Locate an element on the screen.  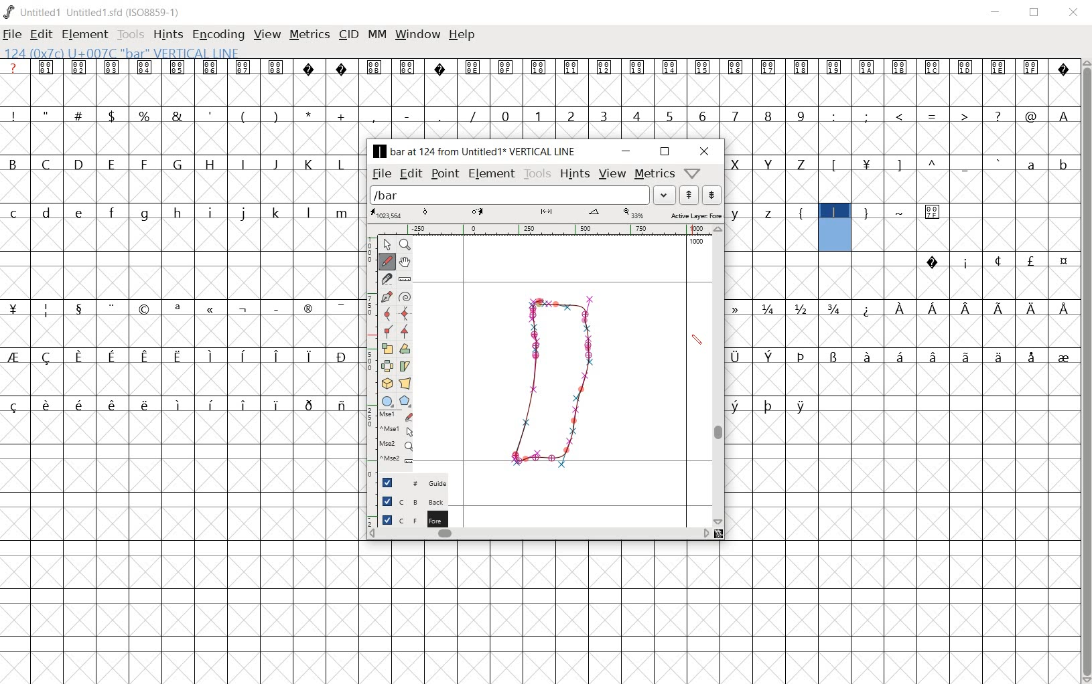
special letters is located at coordinates (180, 356).